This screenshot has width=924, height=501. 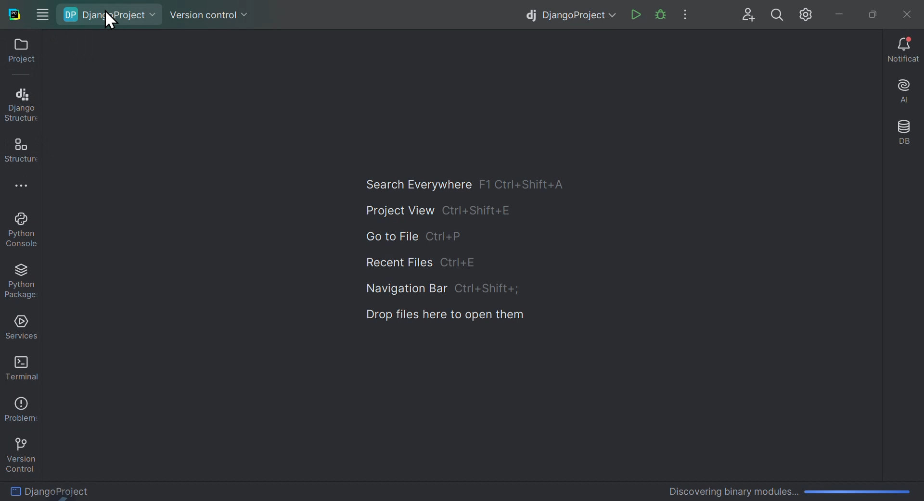 What do you see at coordinates (567, 14) in the screenshot?
I see `Django project` at bounding box center [567, 14].